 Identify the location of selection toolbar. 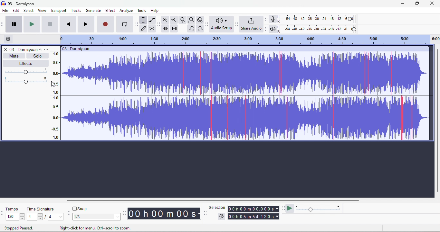
(206, 213).